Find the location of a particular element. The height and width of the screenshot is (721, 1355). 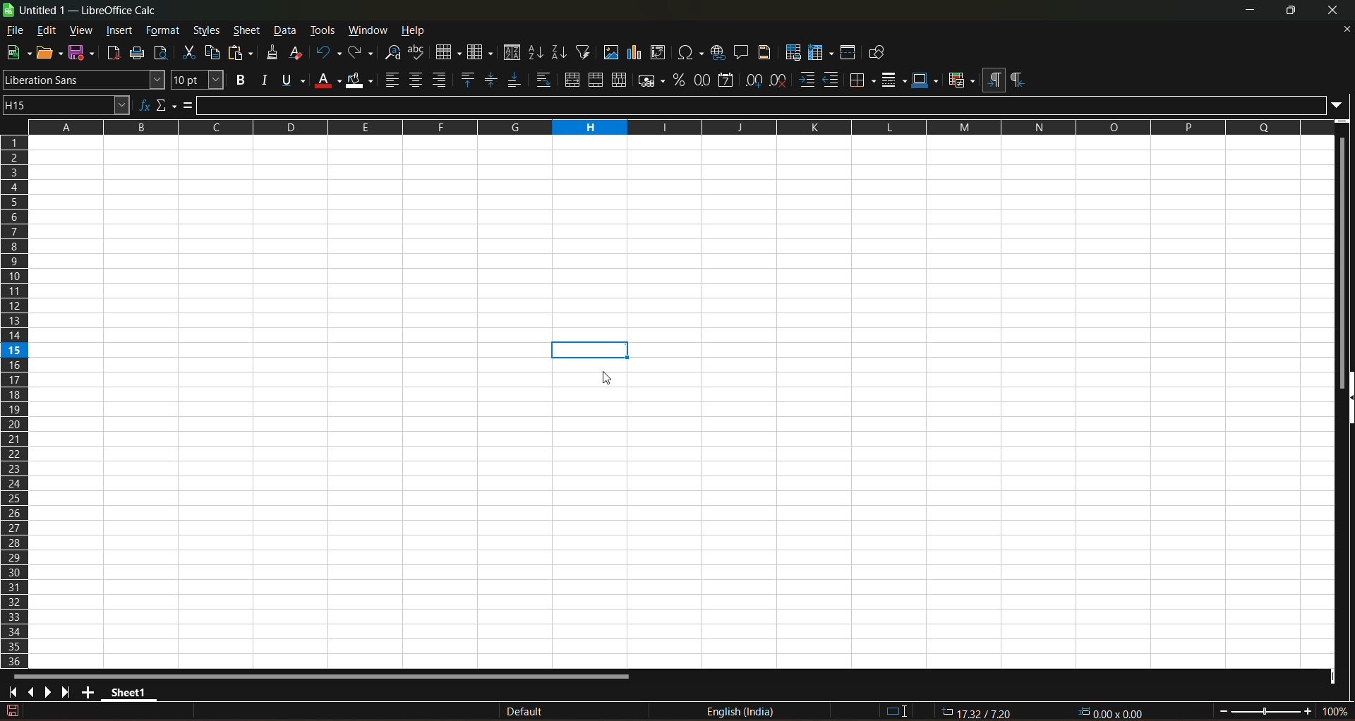

underlinr is located at coordinates (294, 80).